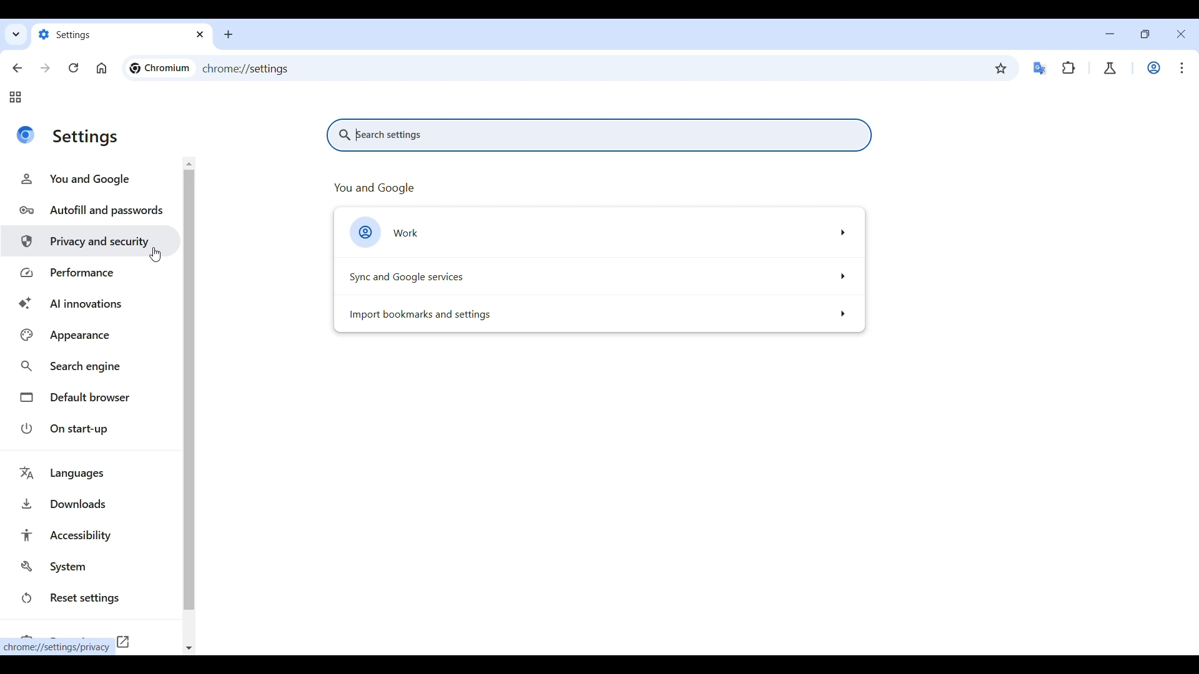  I want to click on you and google, so click(374, 188).